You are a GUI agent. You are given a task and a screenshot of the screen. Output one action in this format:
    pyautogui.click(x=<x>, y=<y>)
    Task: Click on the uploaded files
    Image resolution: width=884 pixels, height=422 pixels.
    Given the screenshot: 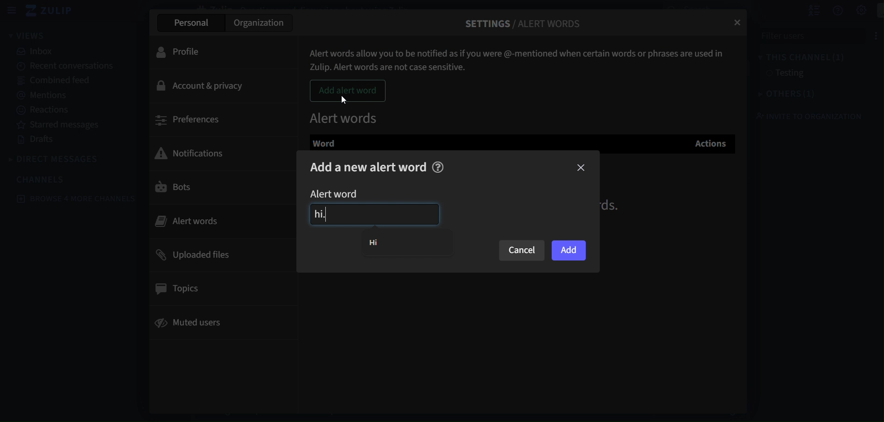 What is the action you would take?
    pyautogui.click(x=195, y=255)
    